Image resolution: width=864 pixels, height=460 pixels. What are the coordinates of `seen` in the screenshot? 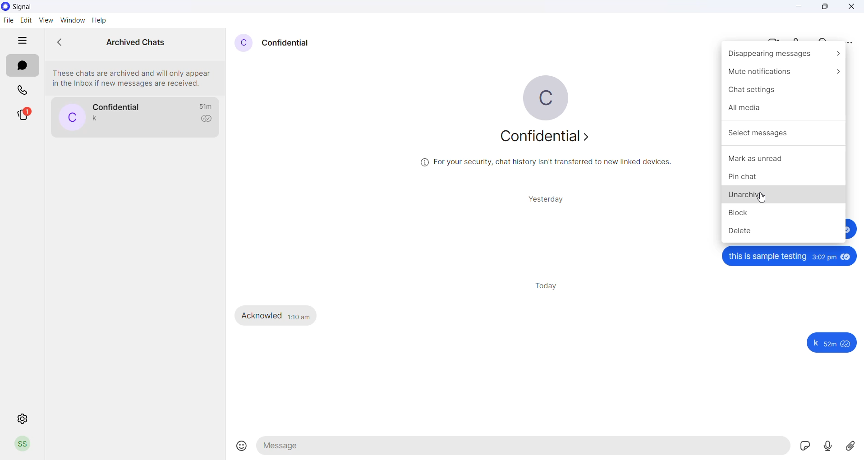 It's located at (846, 256).